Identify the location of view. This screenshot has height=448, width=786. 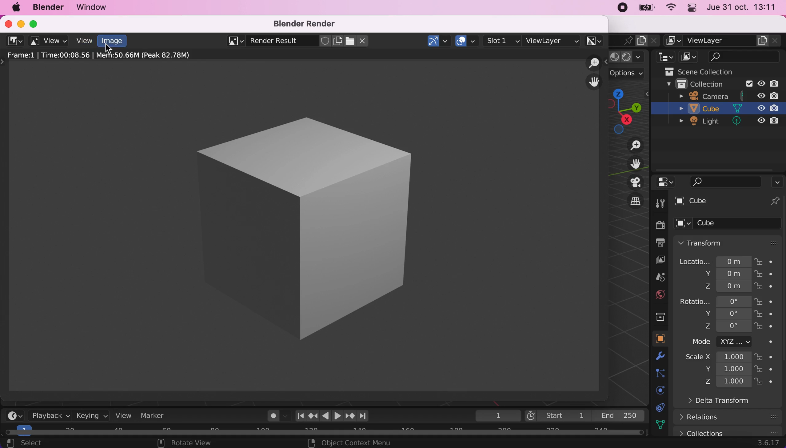
(50, 41).